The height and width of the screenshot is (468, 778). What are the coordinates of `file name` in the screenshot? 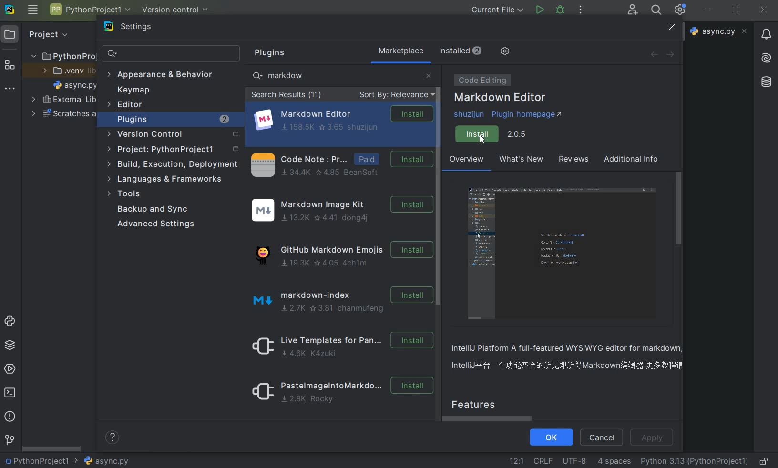 It's located at (75, 85).